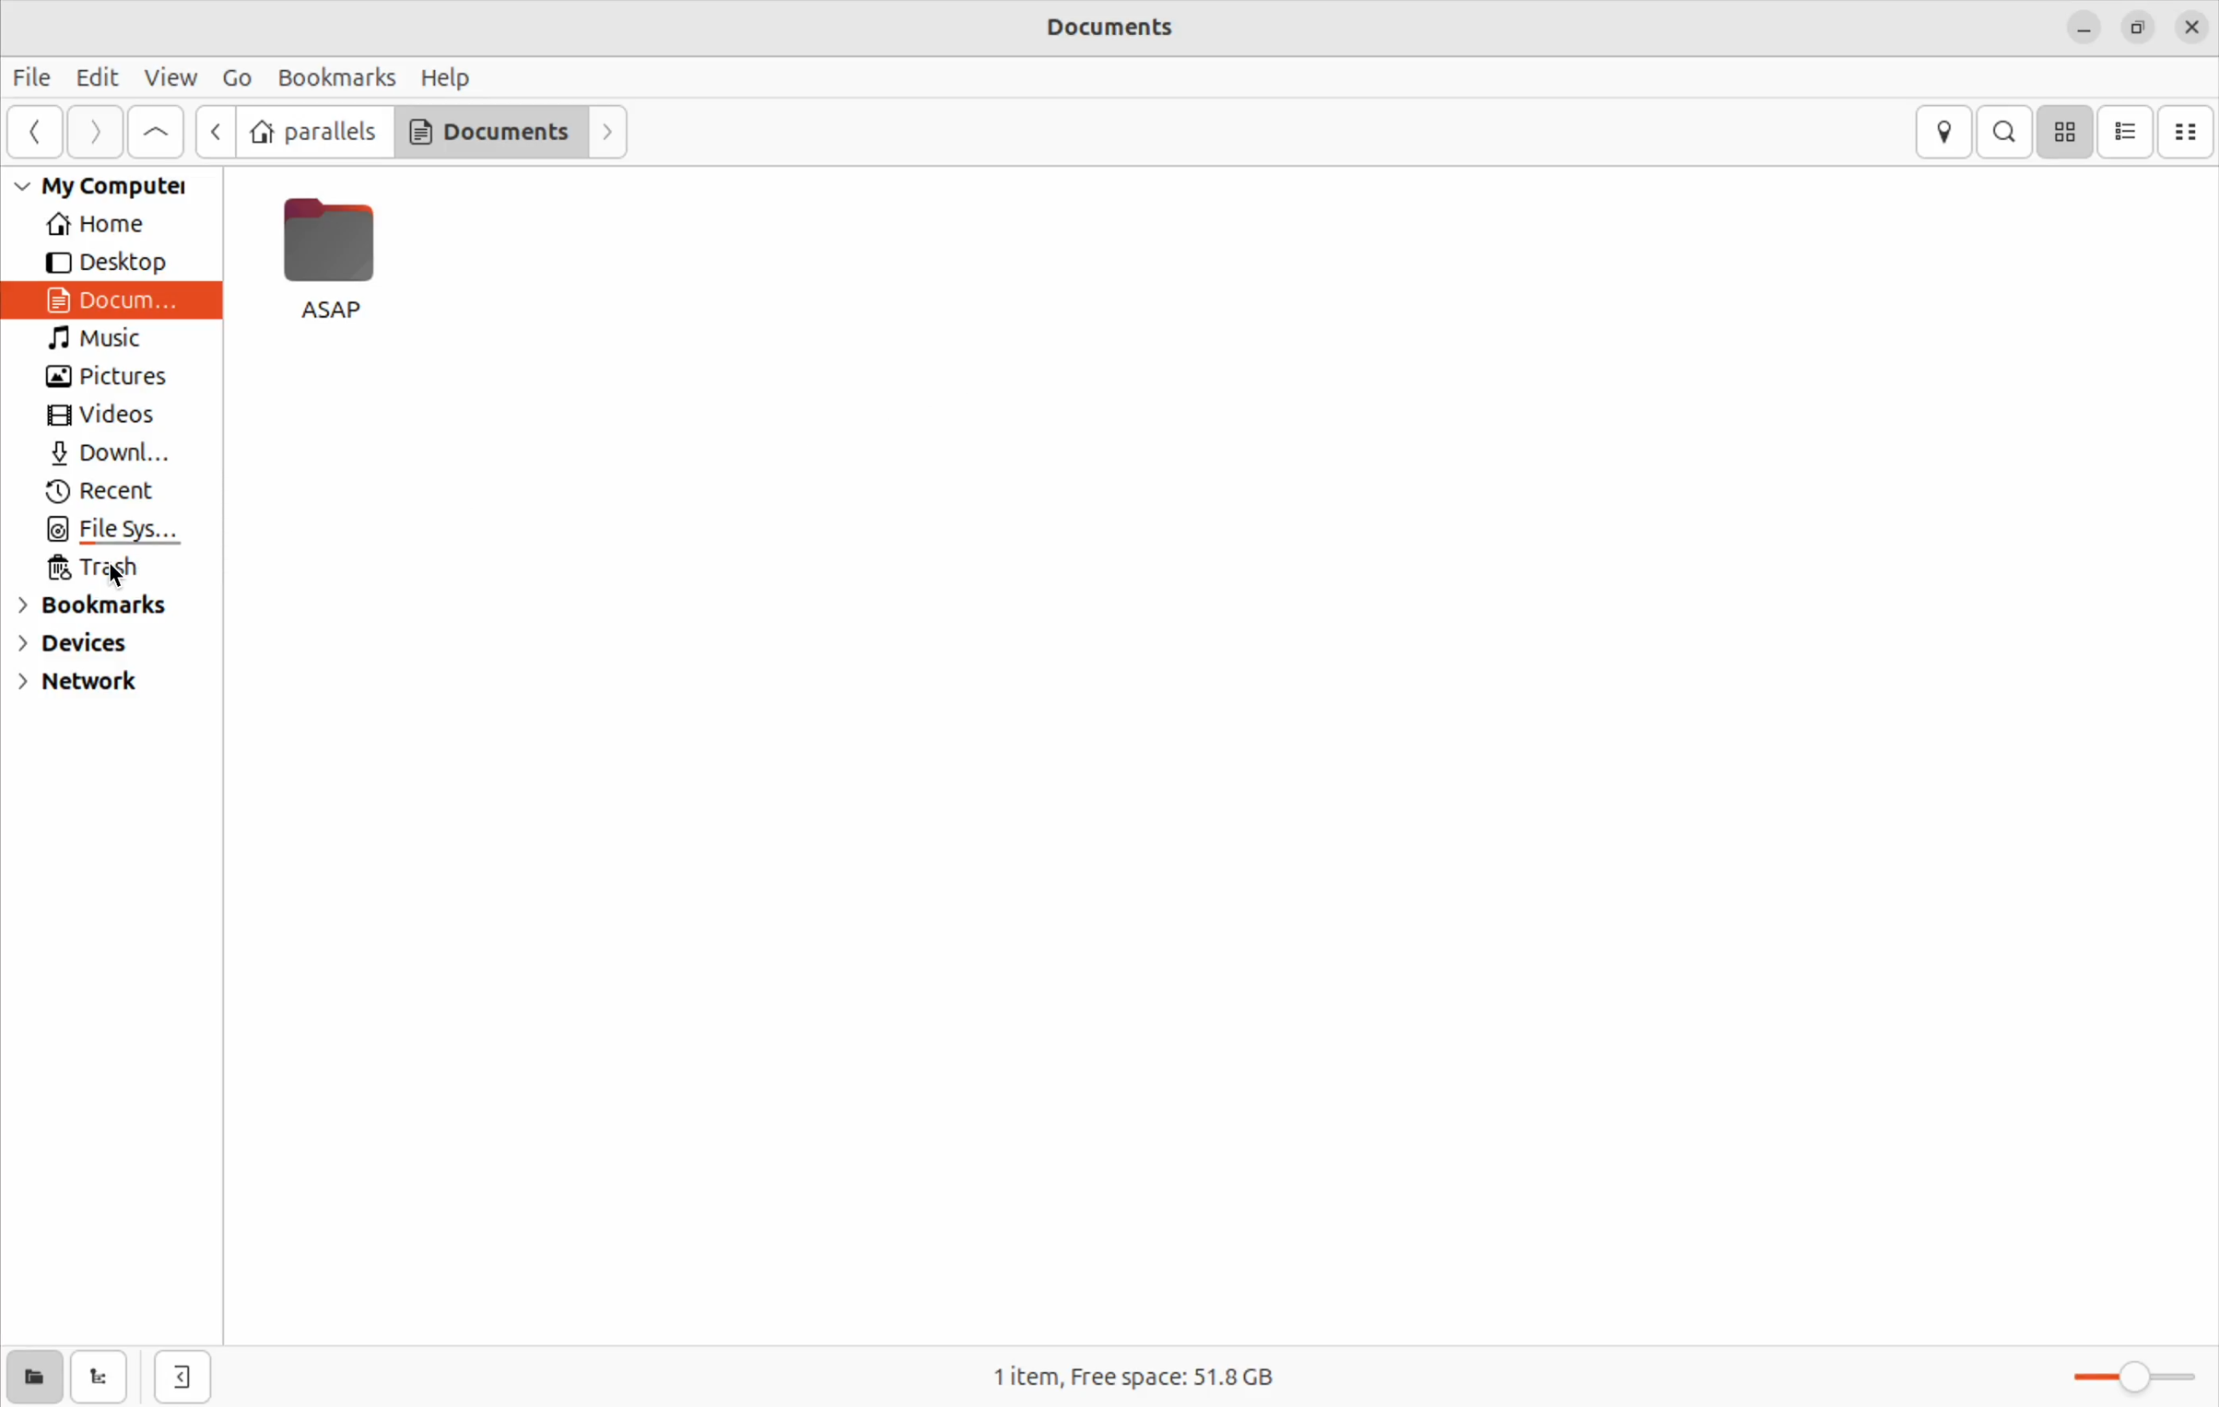 The height and width of the screenshot is (1407, 2219). What do you see at coordinates (29, 135) in the screenshot?
I see `back` at bounding box center [29, 135].